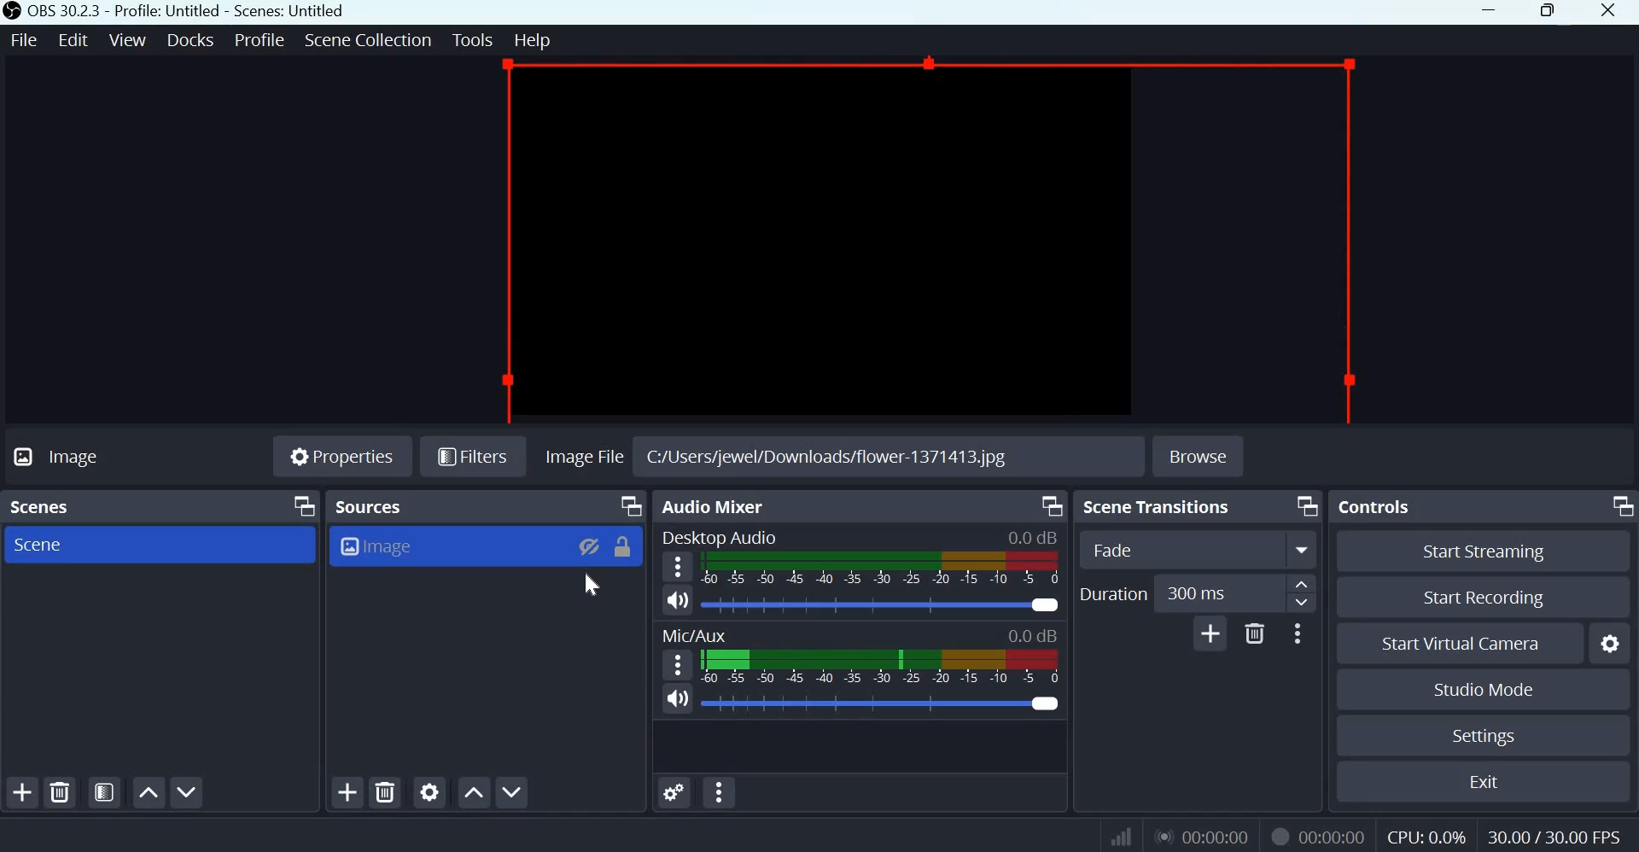 The height and width of the screenshot is (852, 1639). Describe the element at coordinates (1301, 603) in the screenshot. I see `decrease duration` at that location.